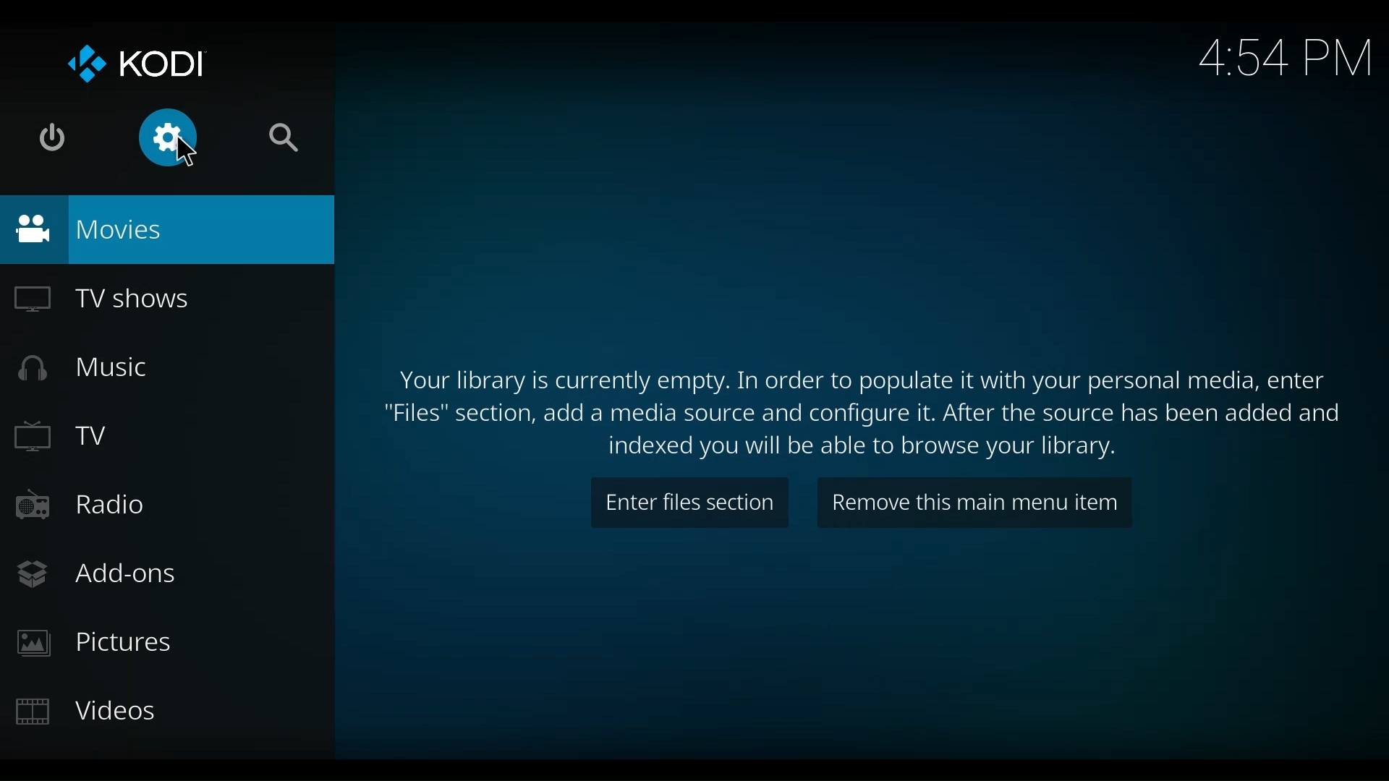  I want to click on cursor, so click(187, 150).